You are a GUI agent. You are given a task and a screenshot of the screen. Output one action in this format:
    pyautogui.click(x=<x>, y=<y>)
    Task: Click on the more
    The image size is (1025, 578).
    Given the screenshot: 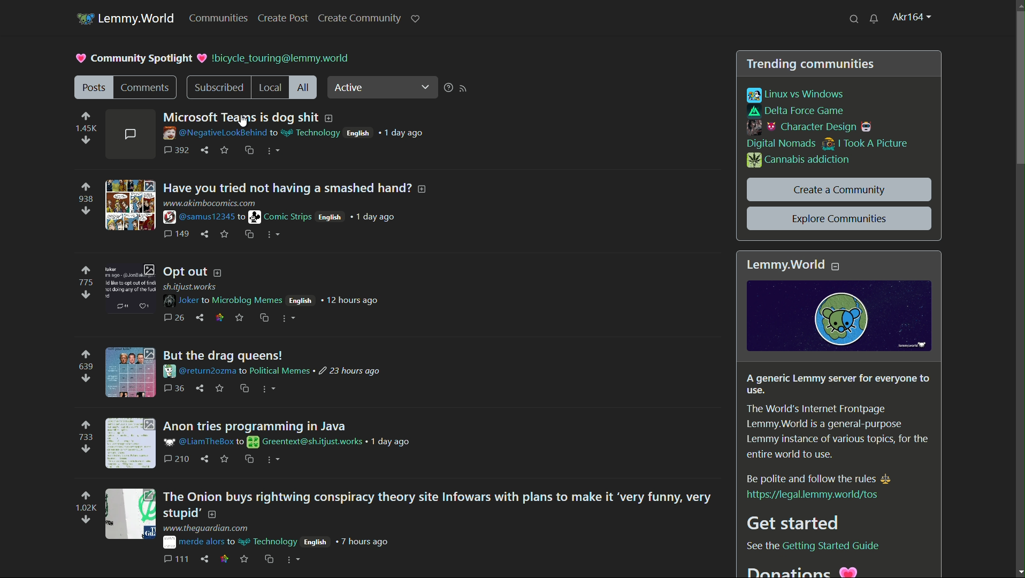 What is the action you would take?
    pyautogui.click(x=288, y=319)
    